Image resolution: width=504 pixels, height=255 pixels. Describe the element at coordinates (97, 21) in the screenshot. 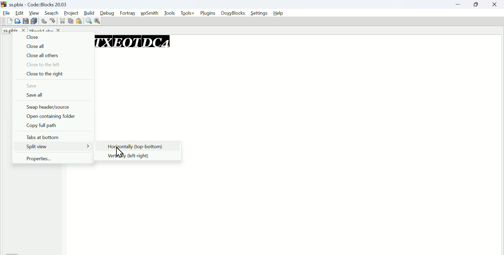

I see `Replace` at that location.